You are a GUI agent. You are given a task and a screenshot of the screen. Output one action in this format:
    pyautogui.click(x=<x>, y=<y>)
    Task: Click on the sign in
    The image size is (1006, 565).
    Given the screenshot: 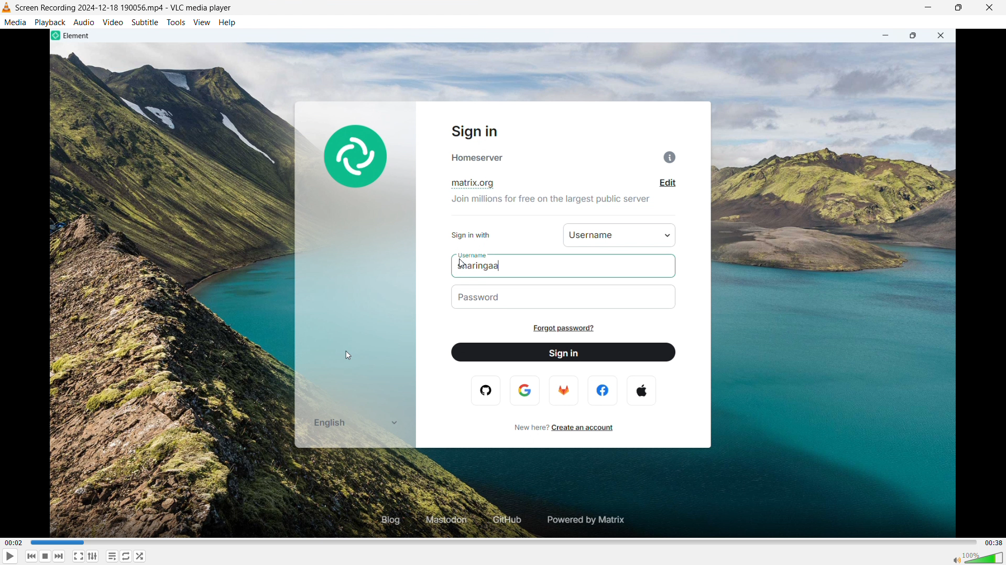 What is the action you would take?
    pyautogui.click(x=564, y=352)
    